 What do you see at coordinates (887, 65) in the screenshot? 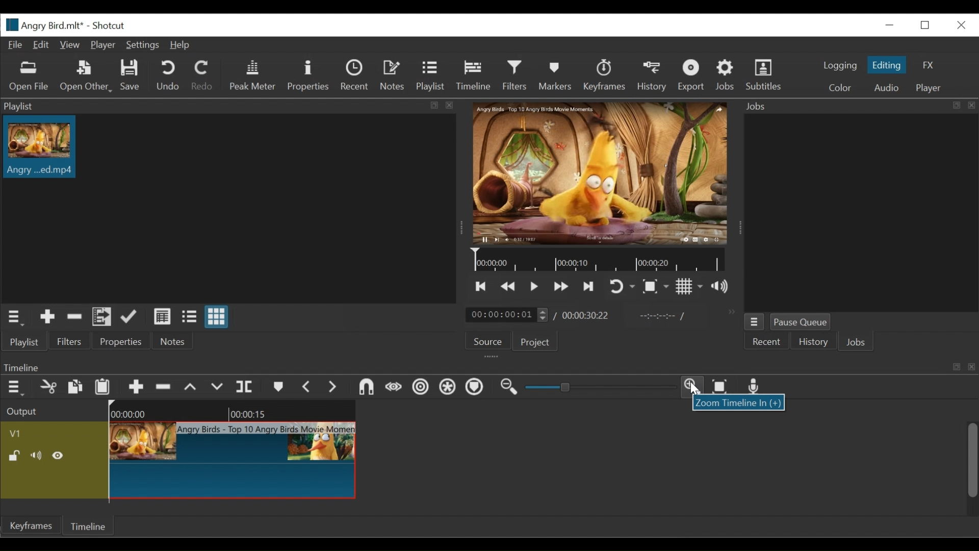
I see `Editing` at bounding box center [887, 65].